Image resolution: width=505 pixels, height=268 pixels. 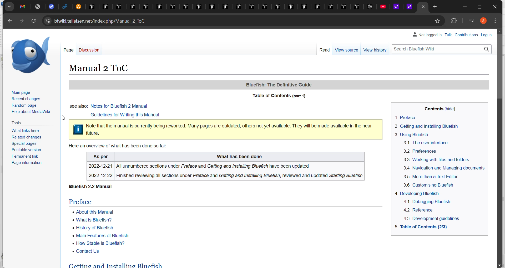 What do you see at coordinates (495, 7) in the screenshot?
I see `close` at bounding box center [495, 7].